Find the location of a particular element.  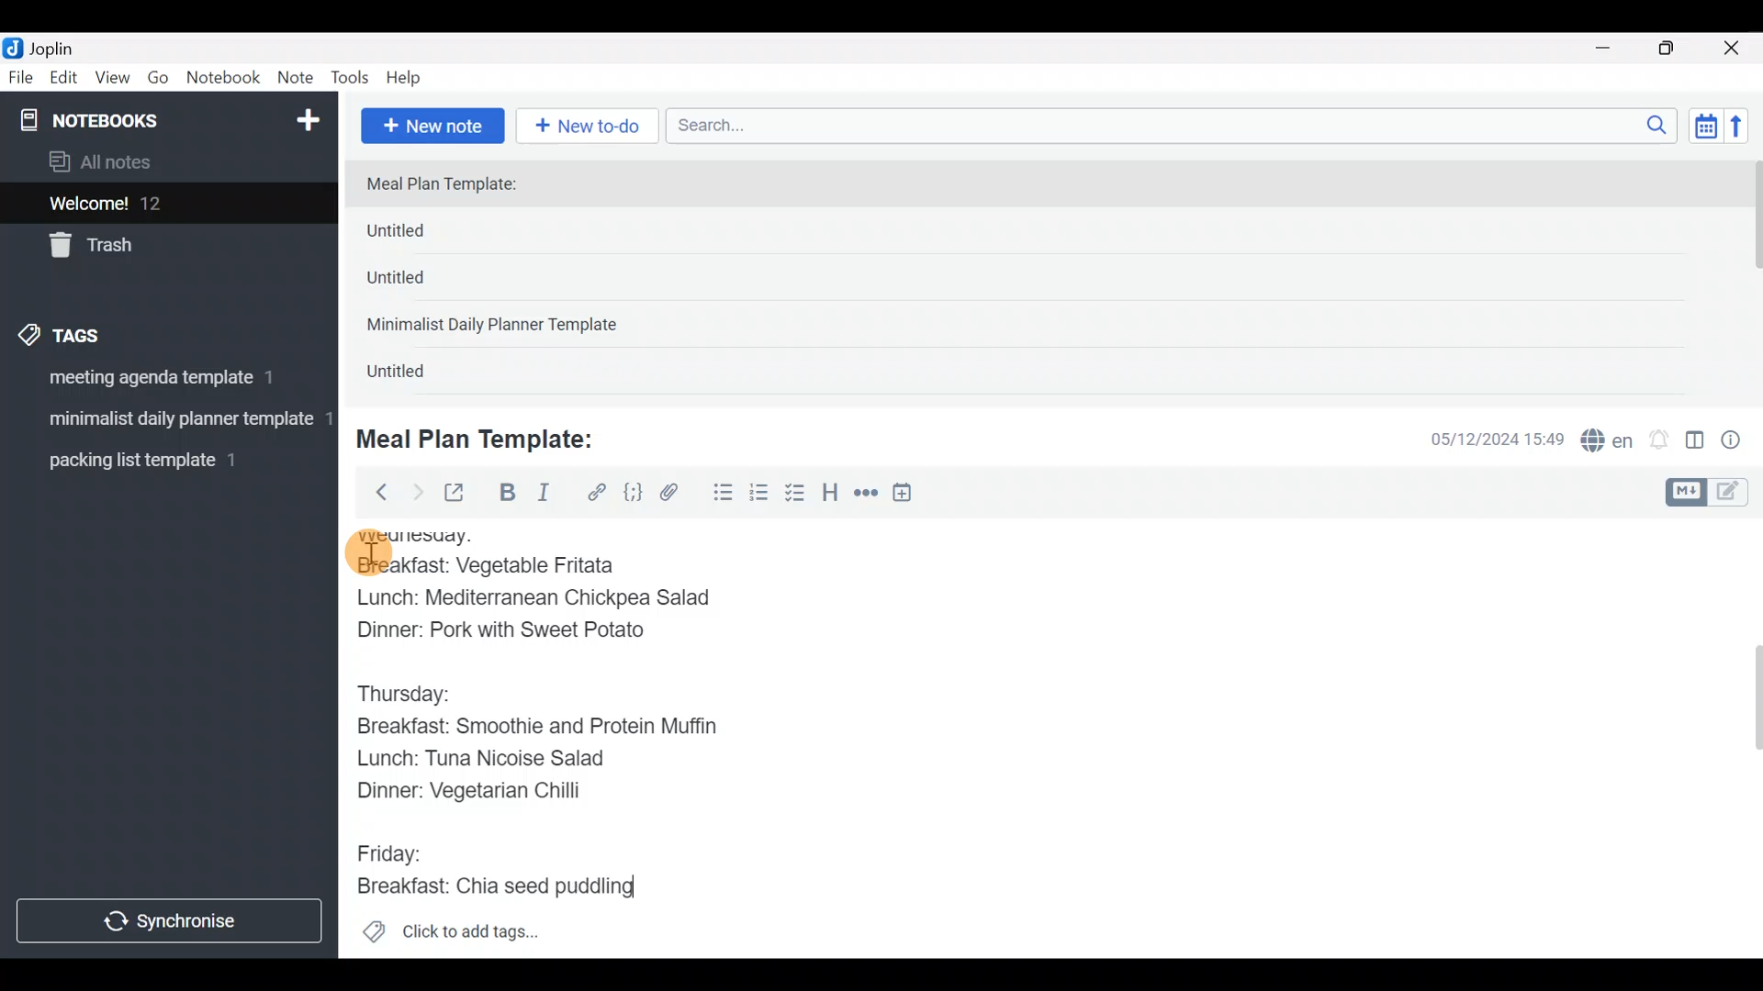

Bulleted list is located at coordinates (719, 494).